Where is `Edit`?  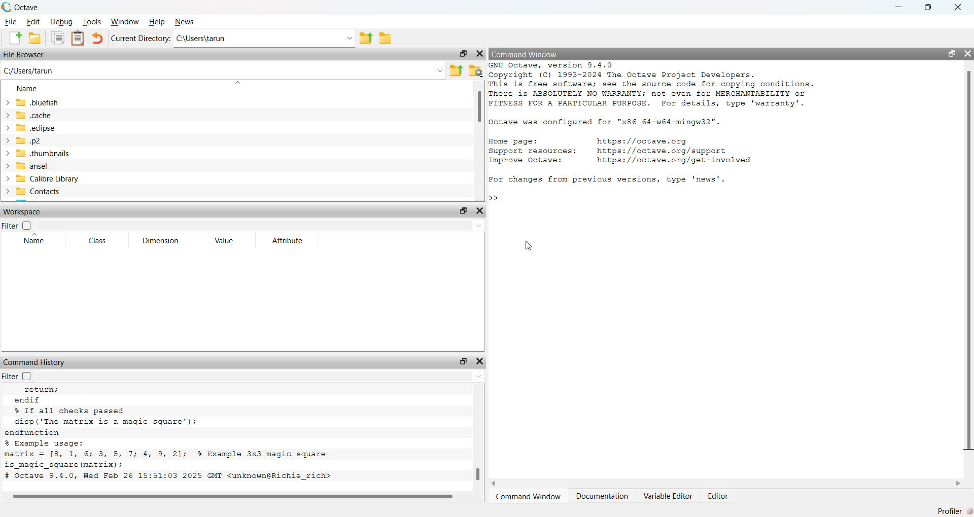 Edit is located at coordinates (34, 22).